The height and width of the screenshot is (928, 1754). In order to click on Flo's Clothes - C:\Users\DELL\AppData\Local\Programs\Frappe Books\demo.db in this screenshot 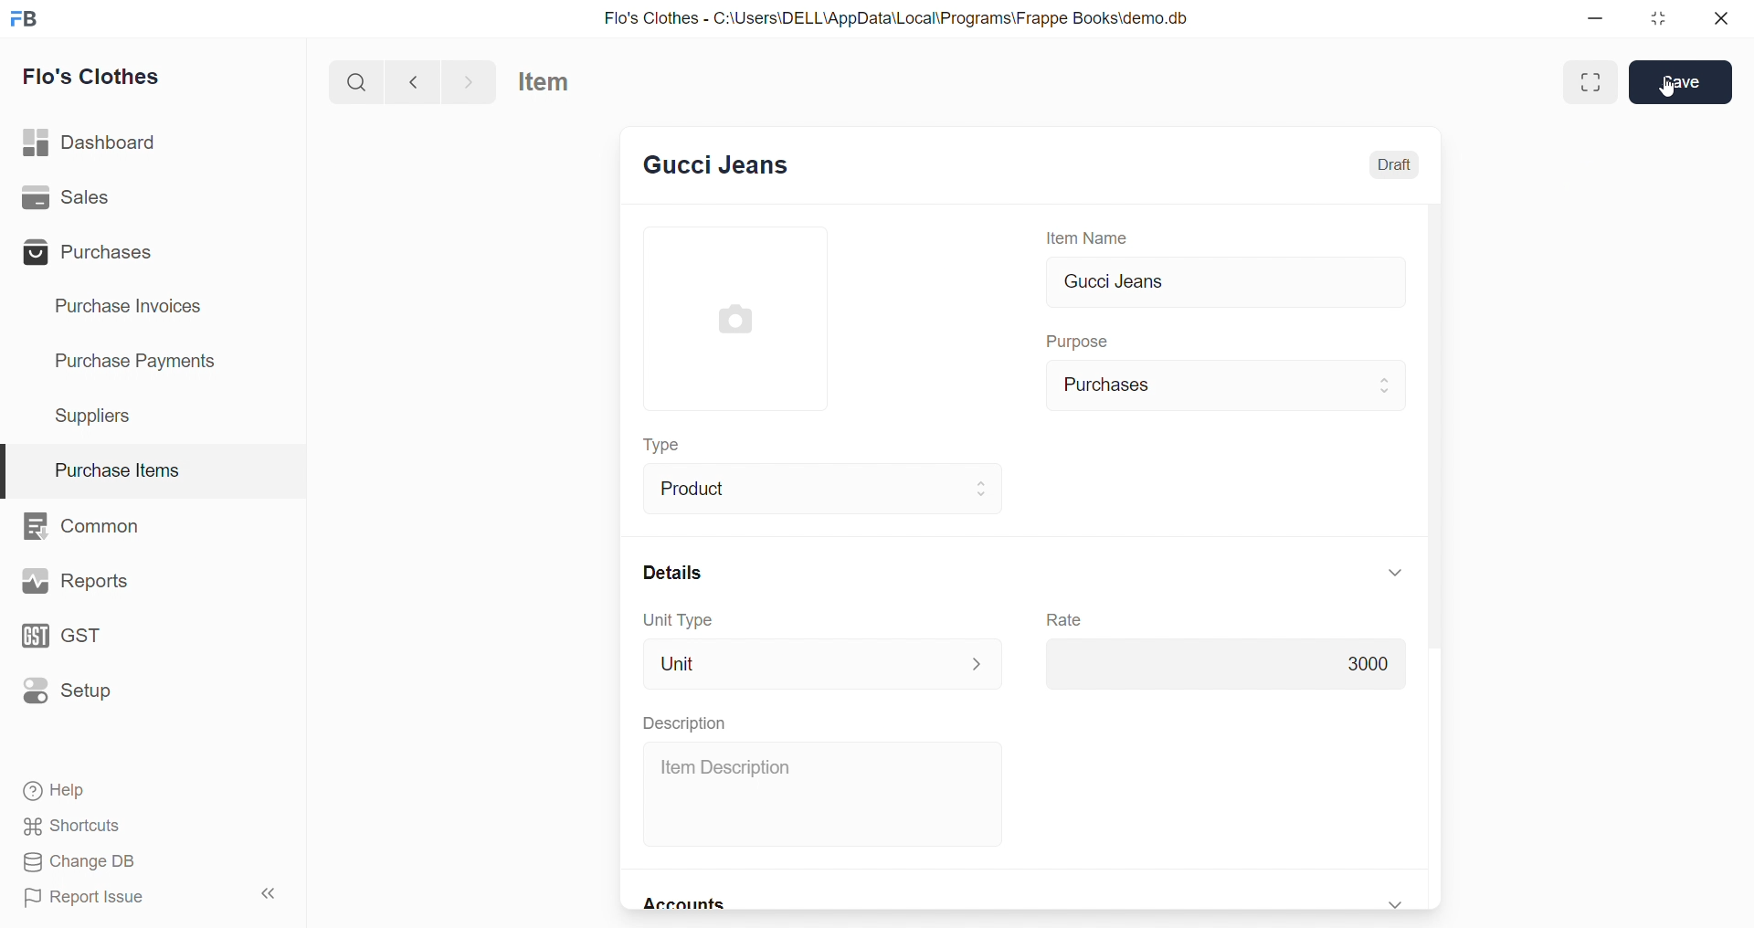, I will do `click(897, 16)`.